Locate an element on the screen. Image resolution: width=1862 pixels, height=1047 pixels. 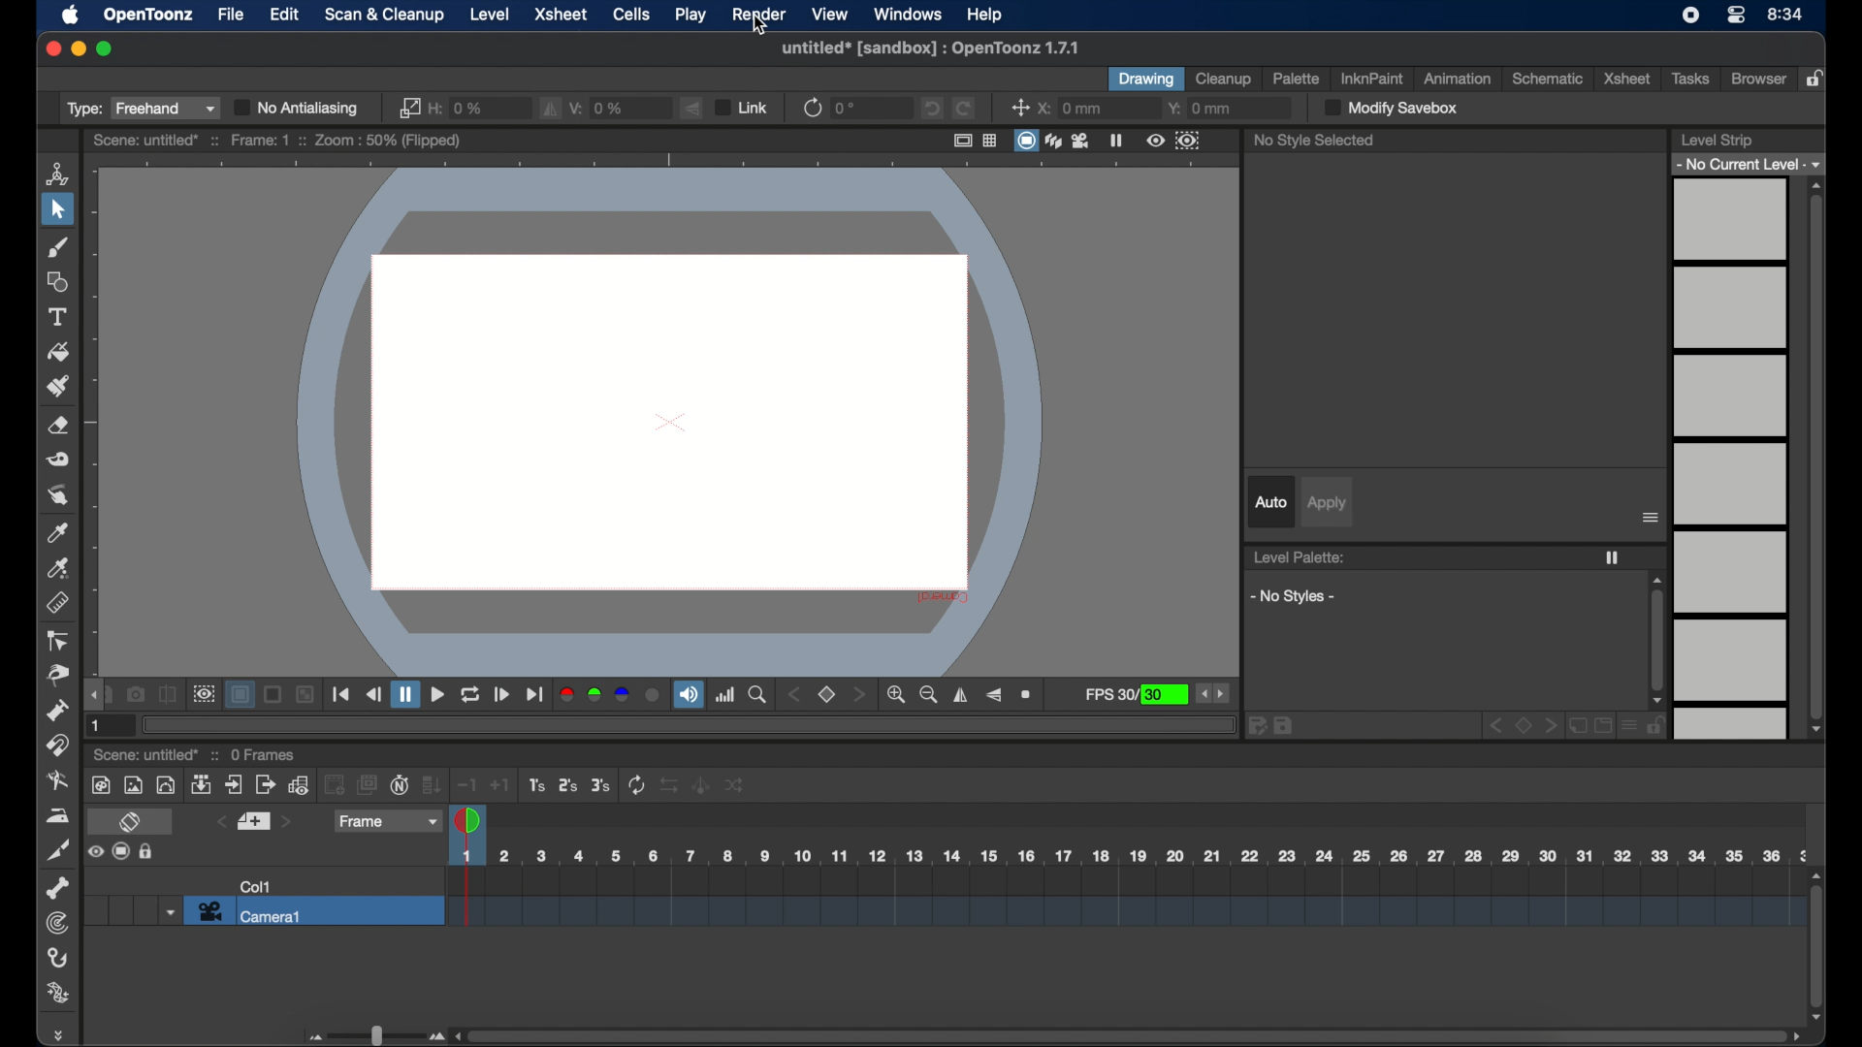
screen recorder icon is located at coordinates (1691, 15).